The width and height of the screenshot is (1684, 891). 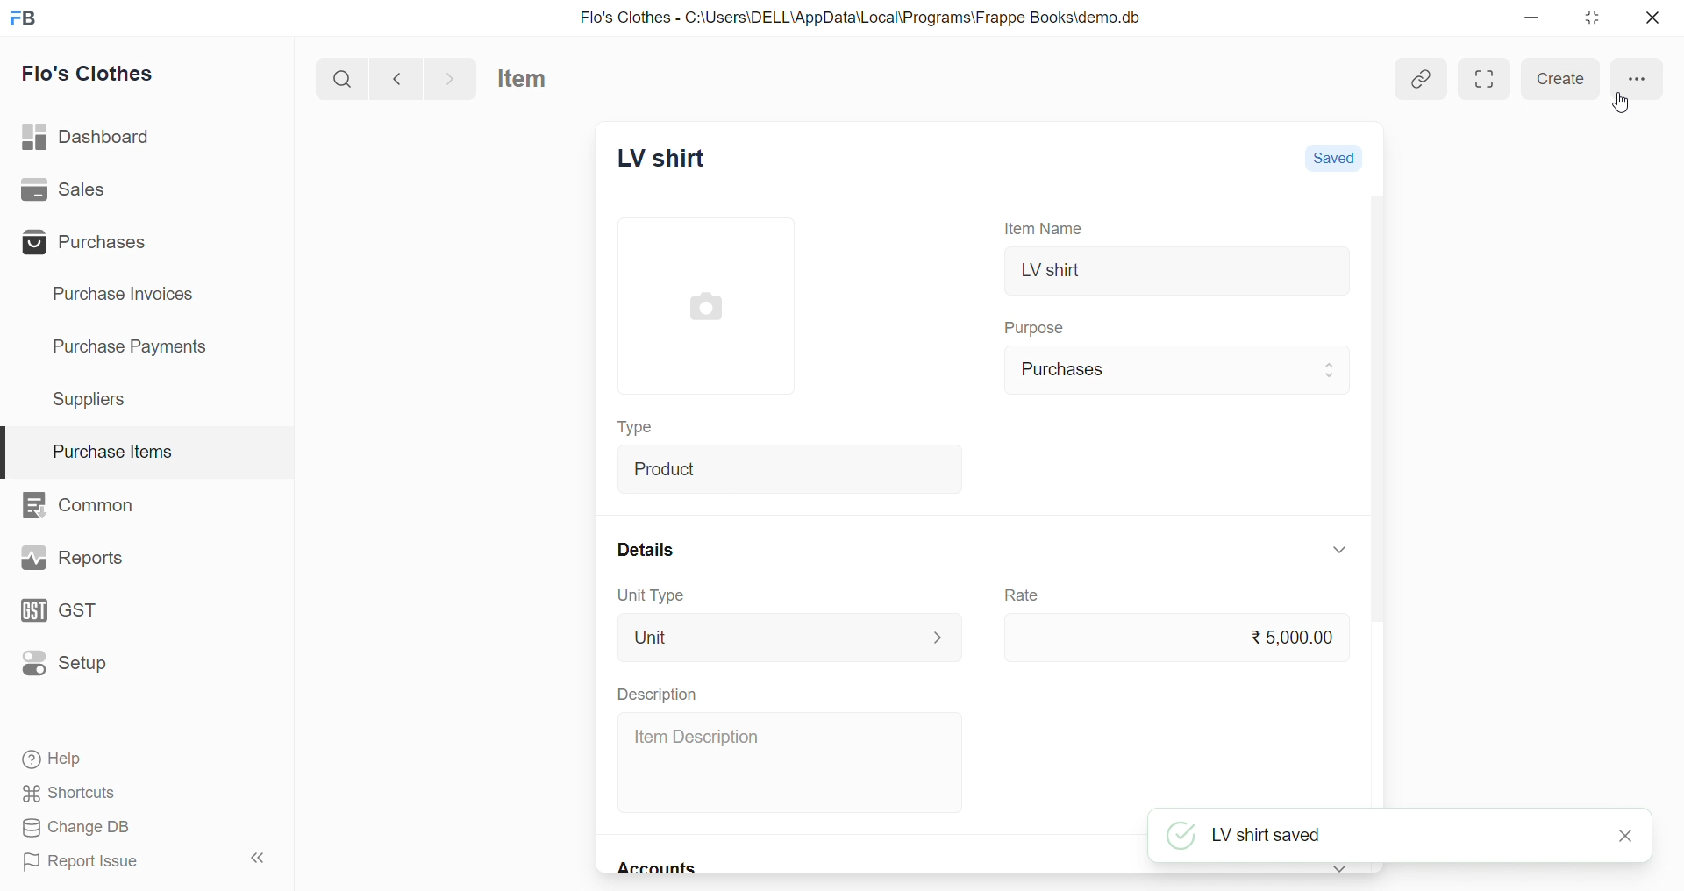 I want to click on search, so click(x=341, y=77).